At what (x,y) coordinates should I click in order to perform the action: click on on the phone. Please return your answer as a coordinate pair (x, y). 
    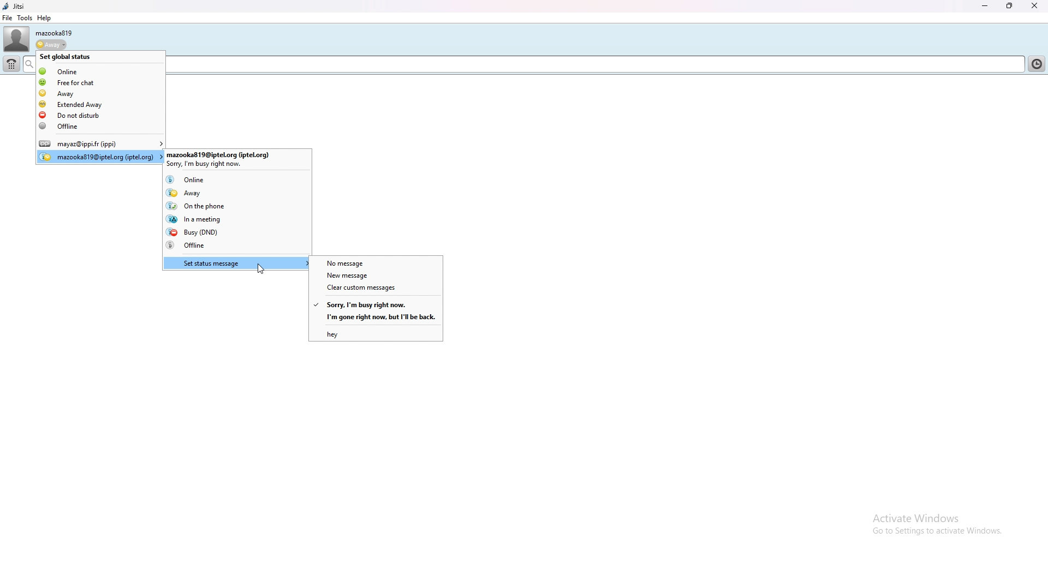
    Looking at the image, I should click on (234, 205).